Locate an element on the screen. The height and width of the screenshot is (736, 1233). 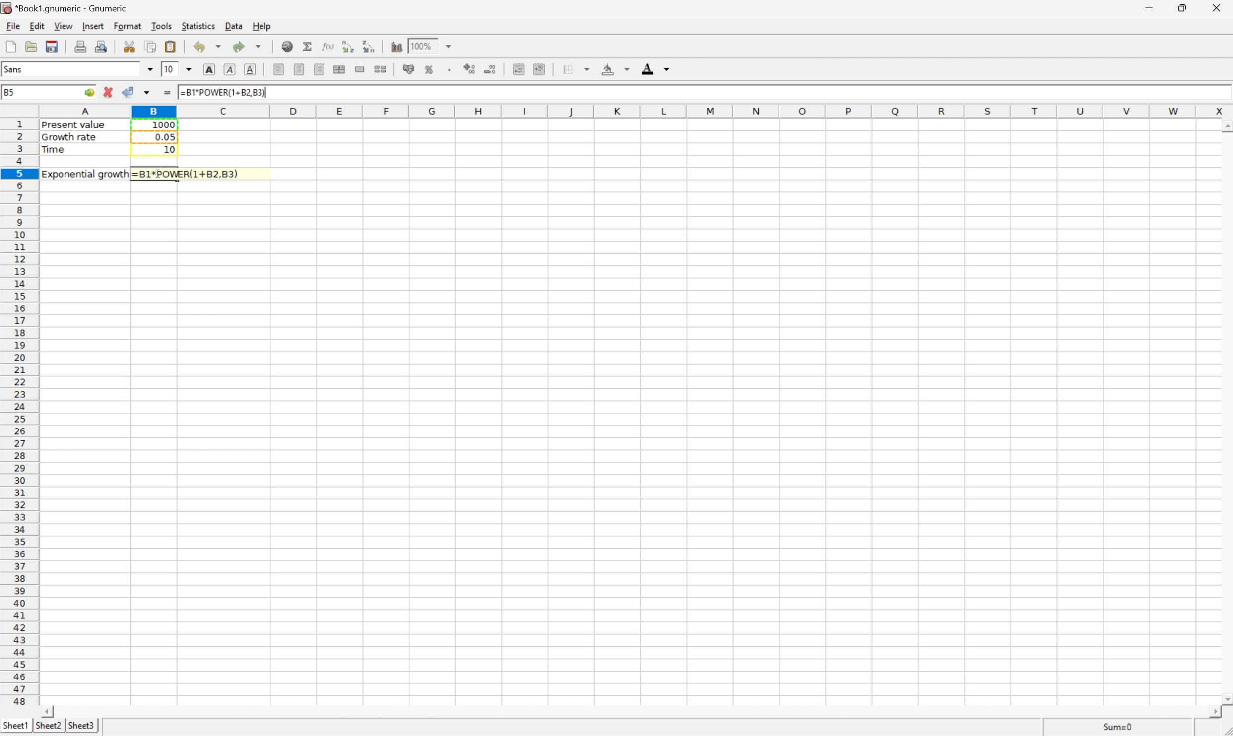
Copy the selection is located at coordinates (150, 45).